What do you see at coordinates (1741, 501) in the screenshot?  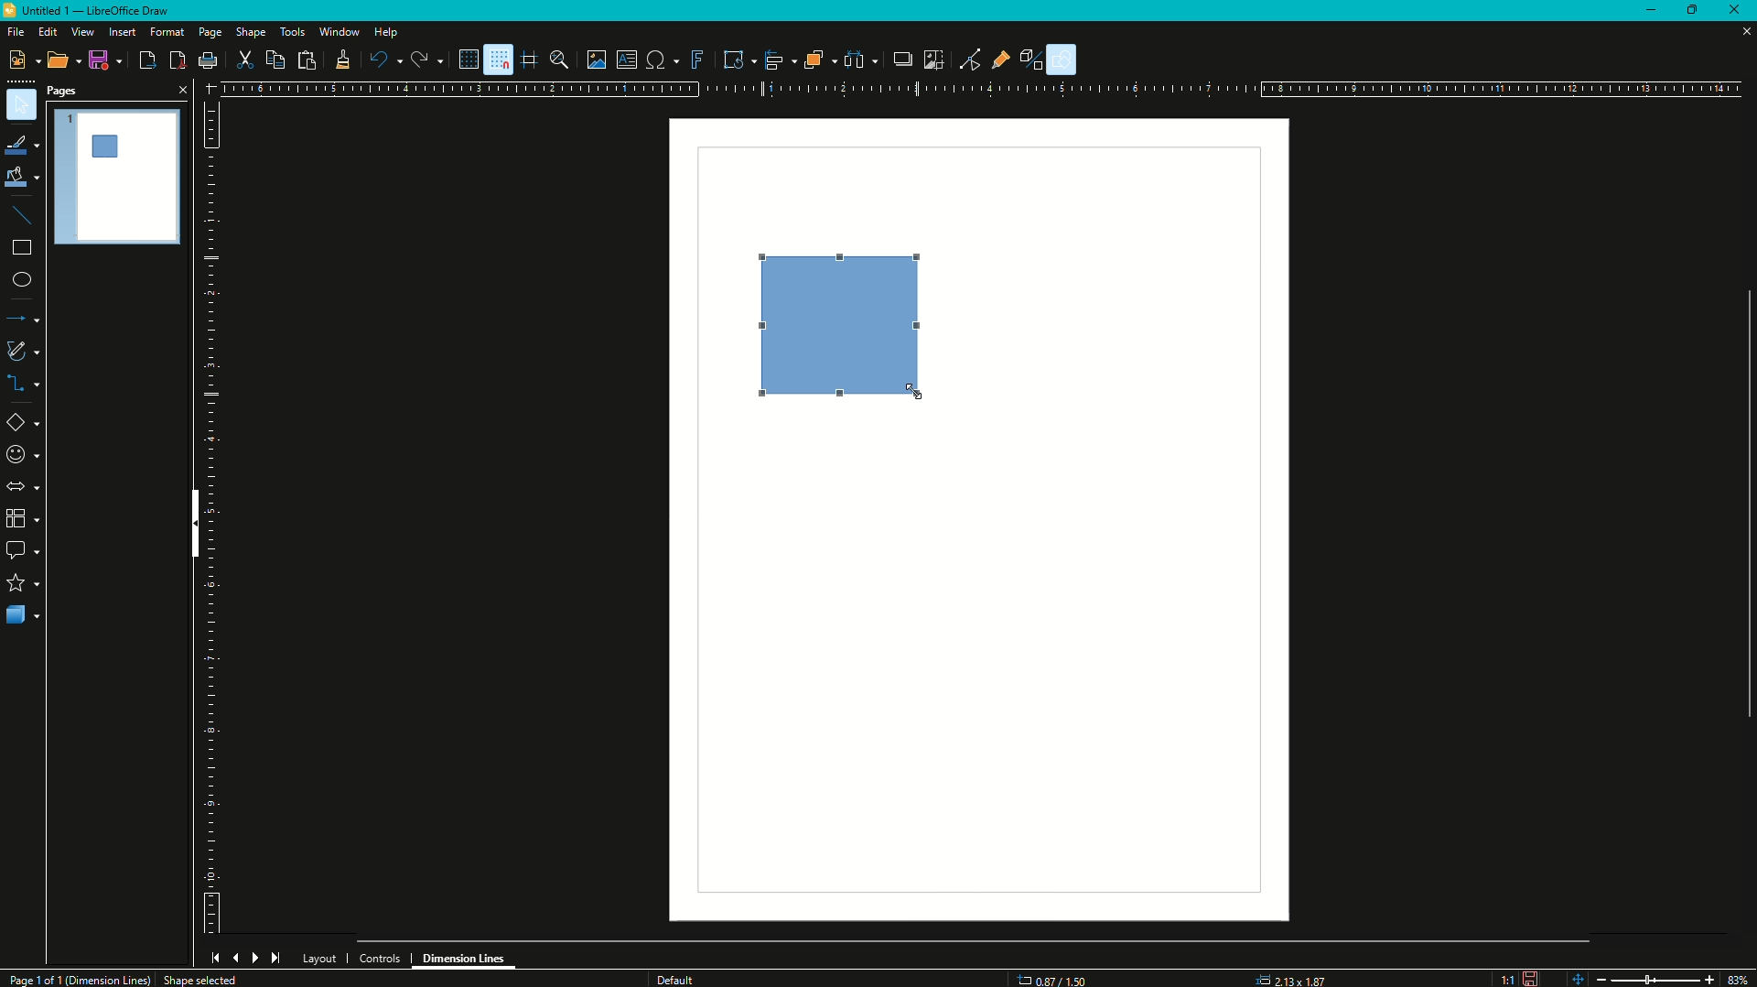 I see `Scroll` at bounding box center [1741, 501].